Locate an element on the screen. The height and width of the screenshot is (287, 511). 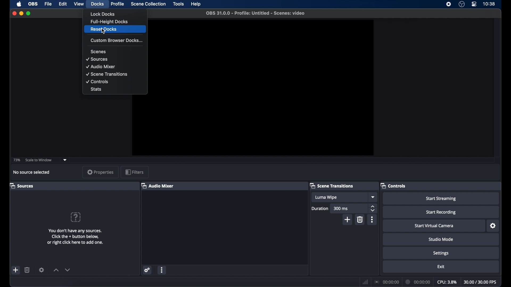
delete is located at coordinates (27, 270).